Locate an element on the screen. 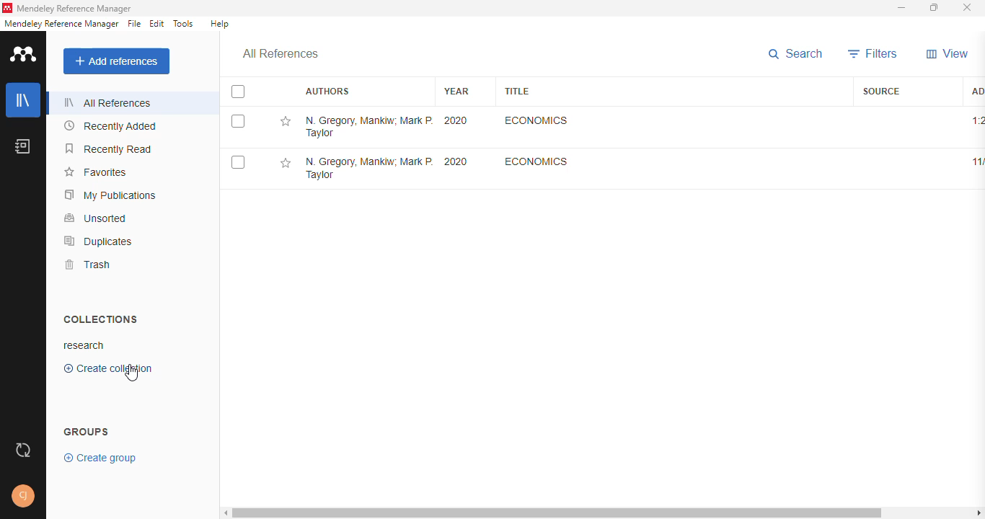 The height and width of the screenshot is (519, 985). research is located at coordinates (84, 345).